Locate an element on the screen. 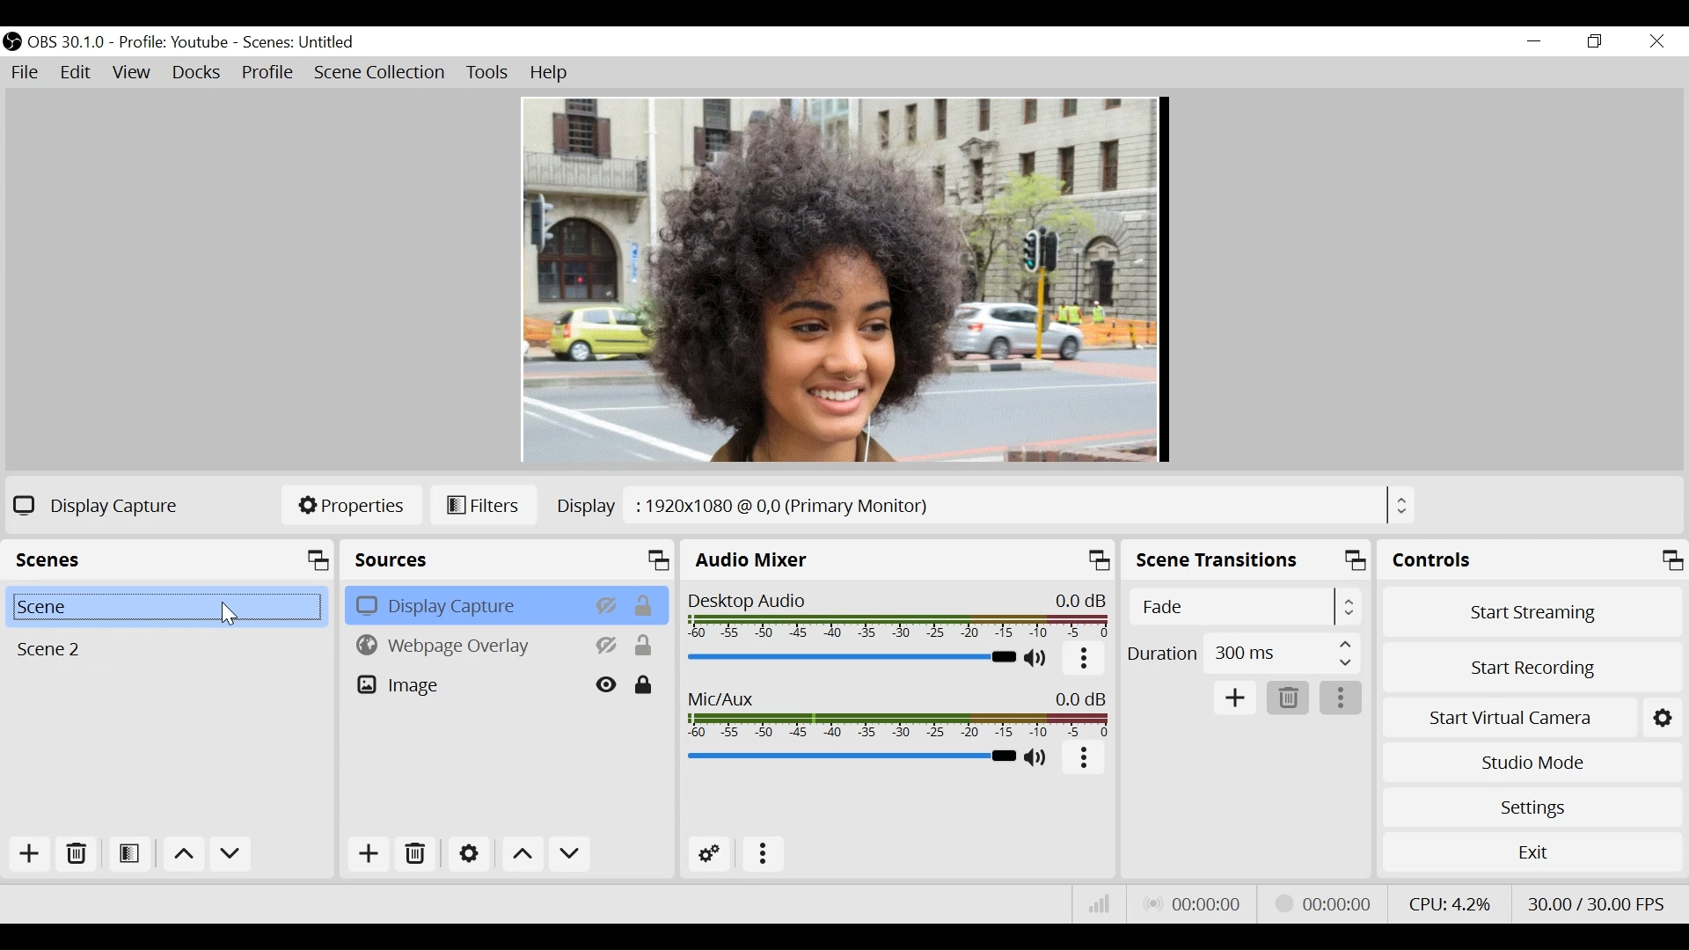 This screenshot has height=950, width=1689. Delete is located at coordinates (1286, 697).